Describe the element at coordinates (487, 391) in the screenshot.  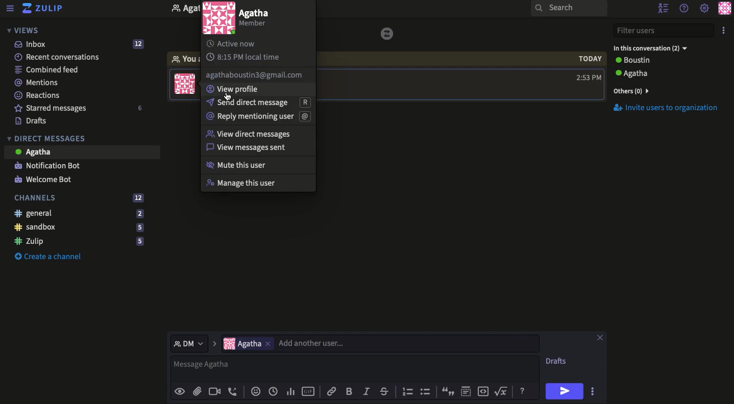
I see `Embed code` at that location.